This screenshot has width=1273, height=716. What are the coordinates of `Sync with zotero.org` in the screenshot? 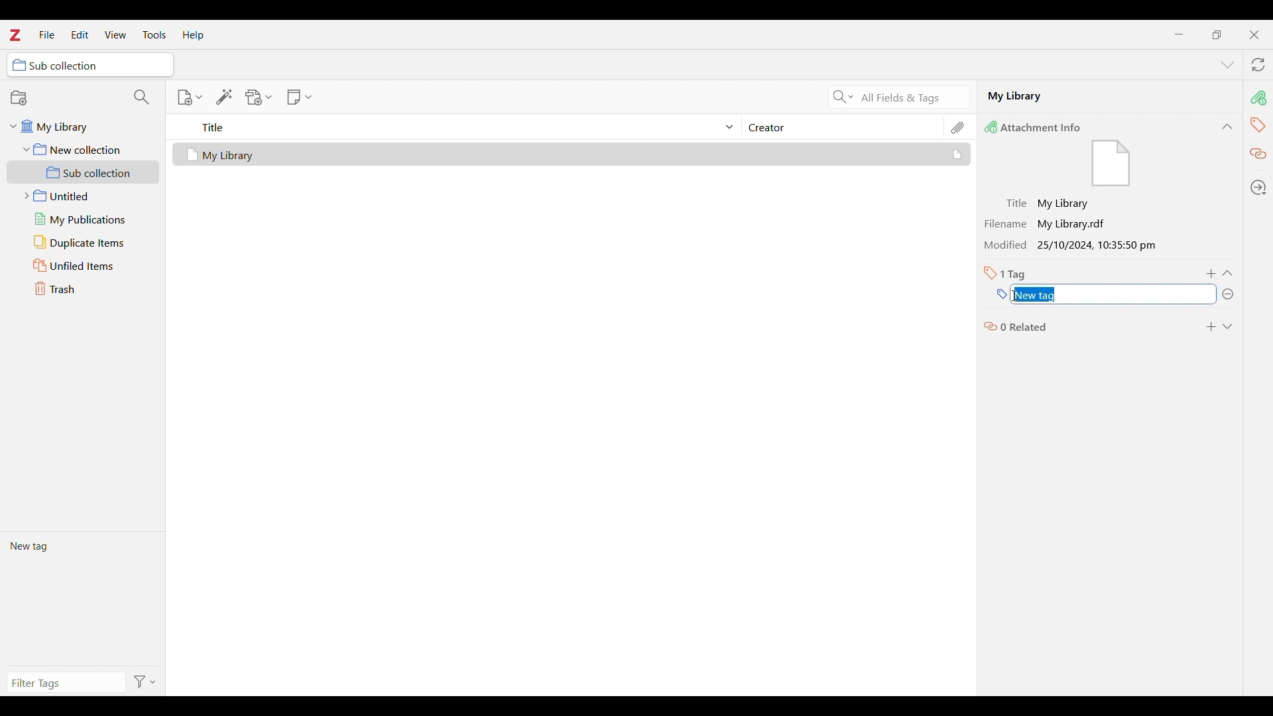 It's located at (1258, 64).